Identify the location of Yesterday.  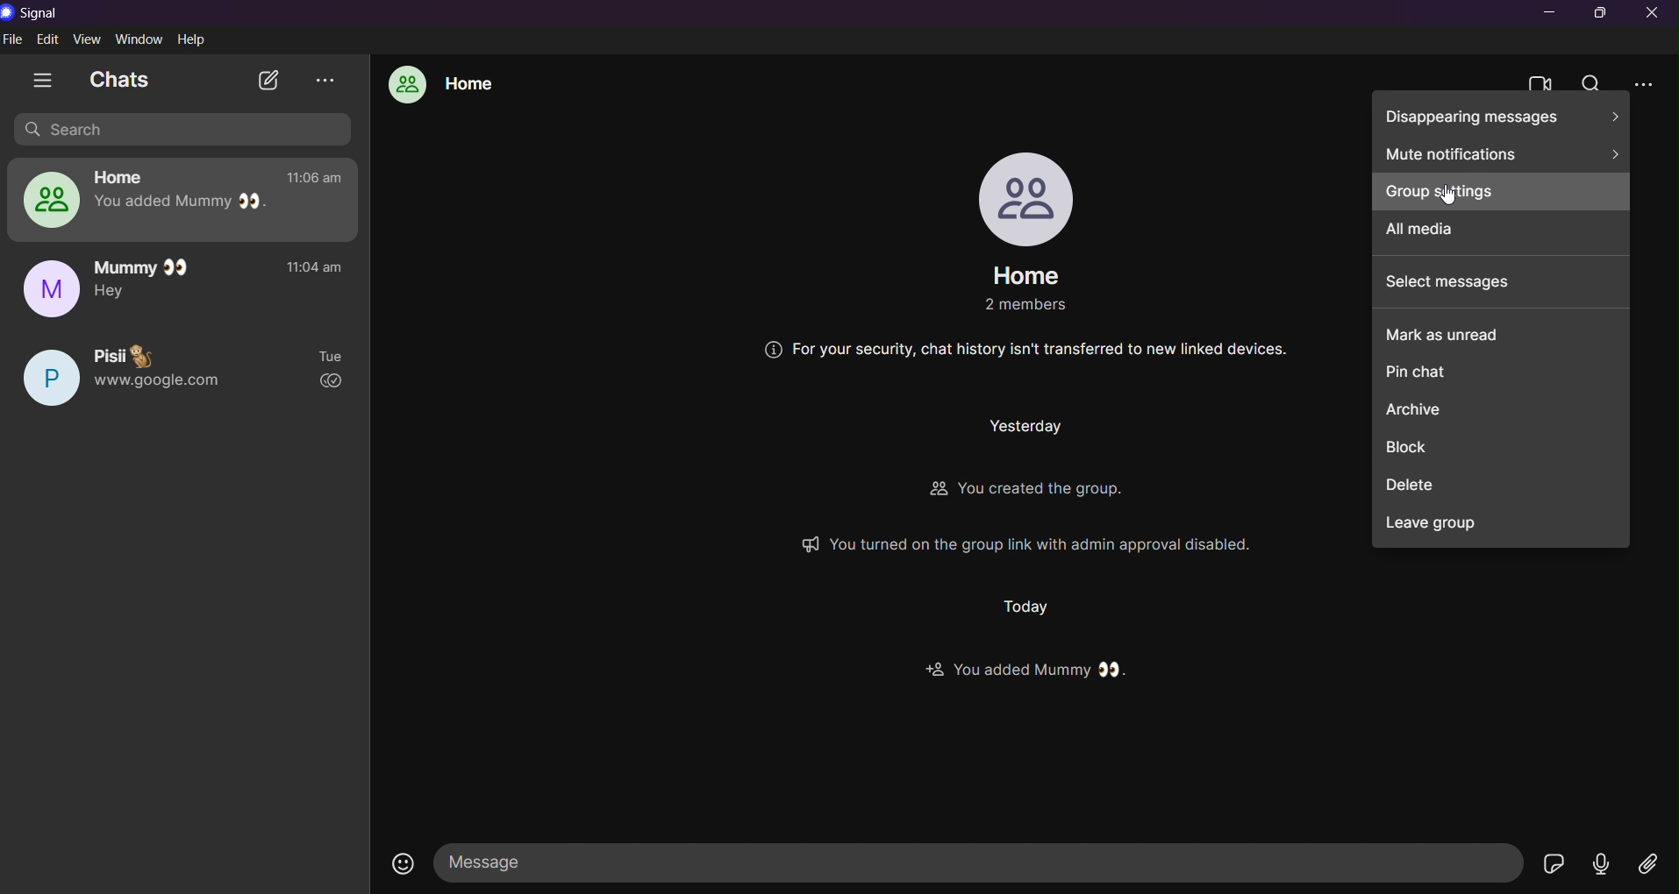
(1009, 428).